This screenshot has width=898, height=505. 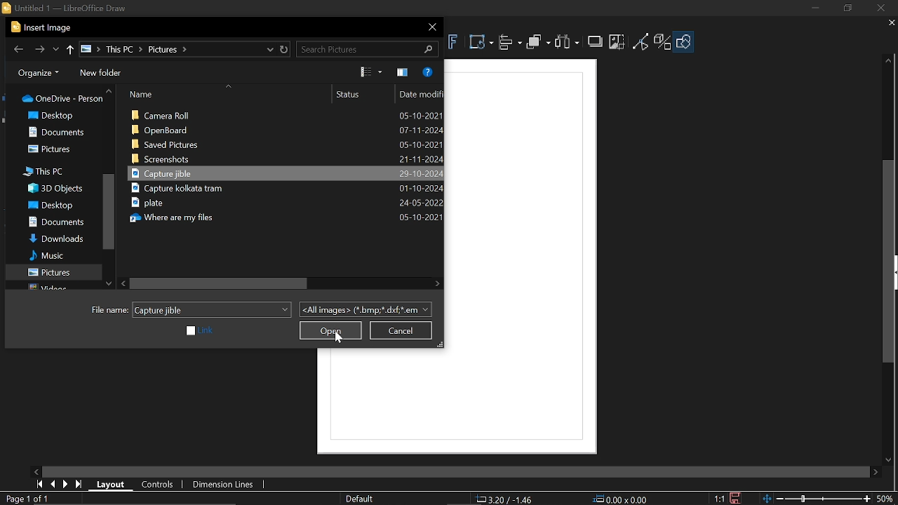 What do you see at coordinates (815, 11) in the screenshot?
I see `Minimize` at bounding box center [815, 11].